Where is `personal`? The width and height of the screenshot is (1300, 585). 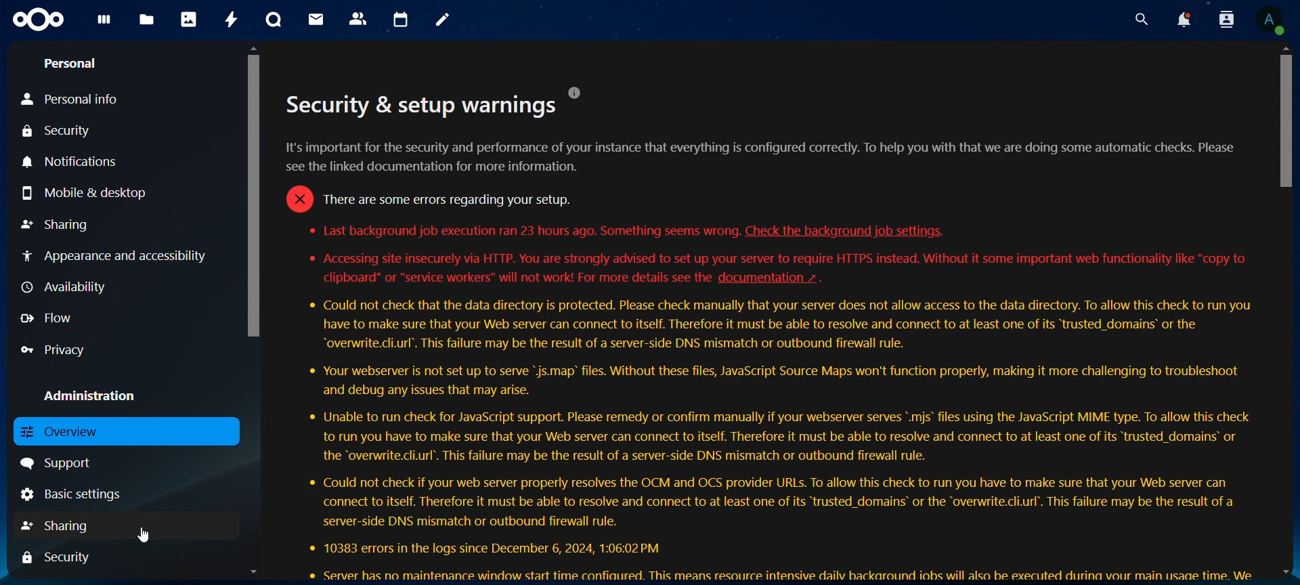 personal is located at coordinates (74, 64).